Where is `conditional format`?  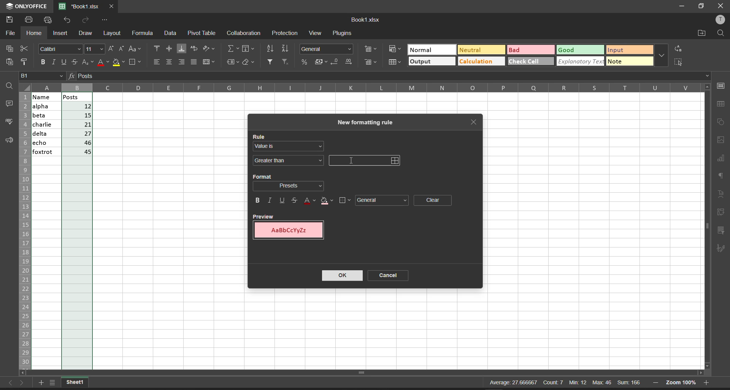
conditional format is located at coordinates (397, 49).